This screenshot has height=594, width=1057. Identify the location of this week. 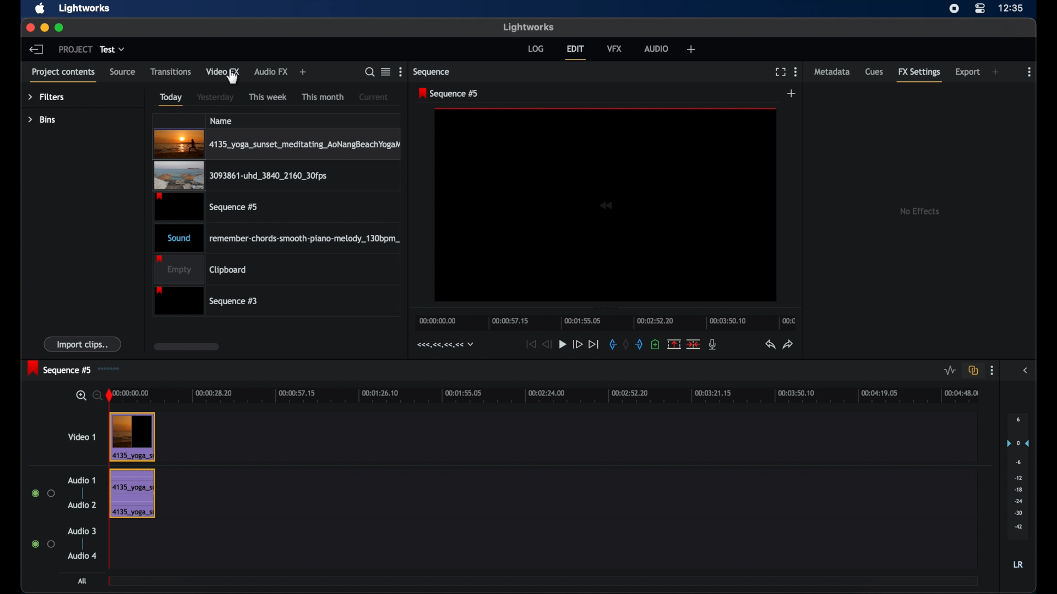
(269, 97).